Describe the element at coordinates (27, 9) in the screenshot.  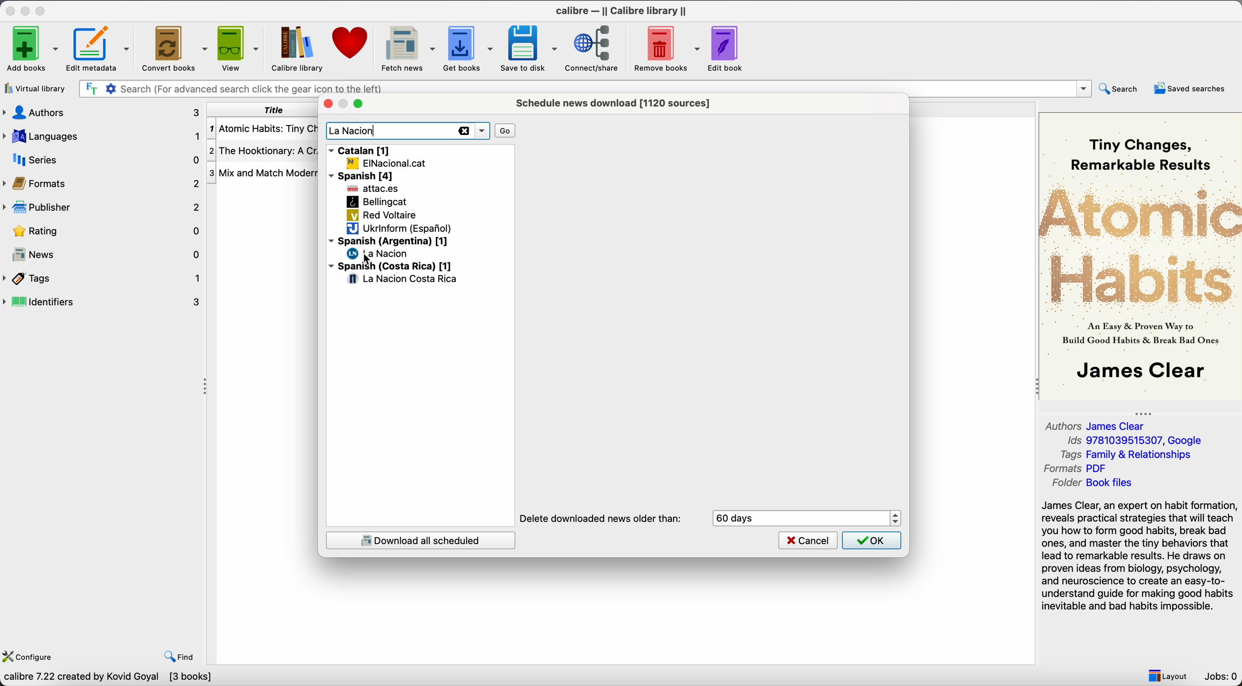
I see `minimize` at that location.